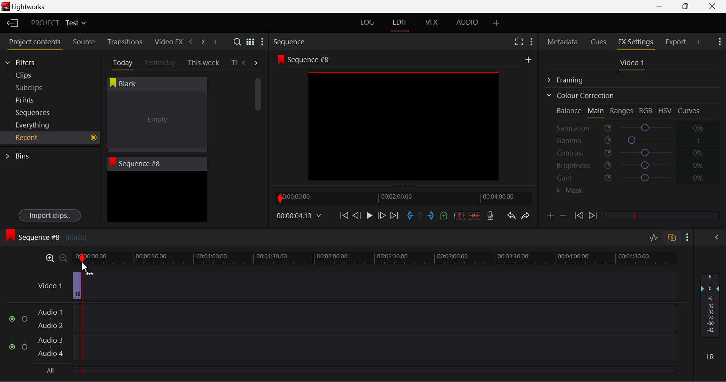 This screenshot has height=382, width=726. Describe the element at coordinates (401, 24) in the screenshot. I see `EDIT Layout` at that location.